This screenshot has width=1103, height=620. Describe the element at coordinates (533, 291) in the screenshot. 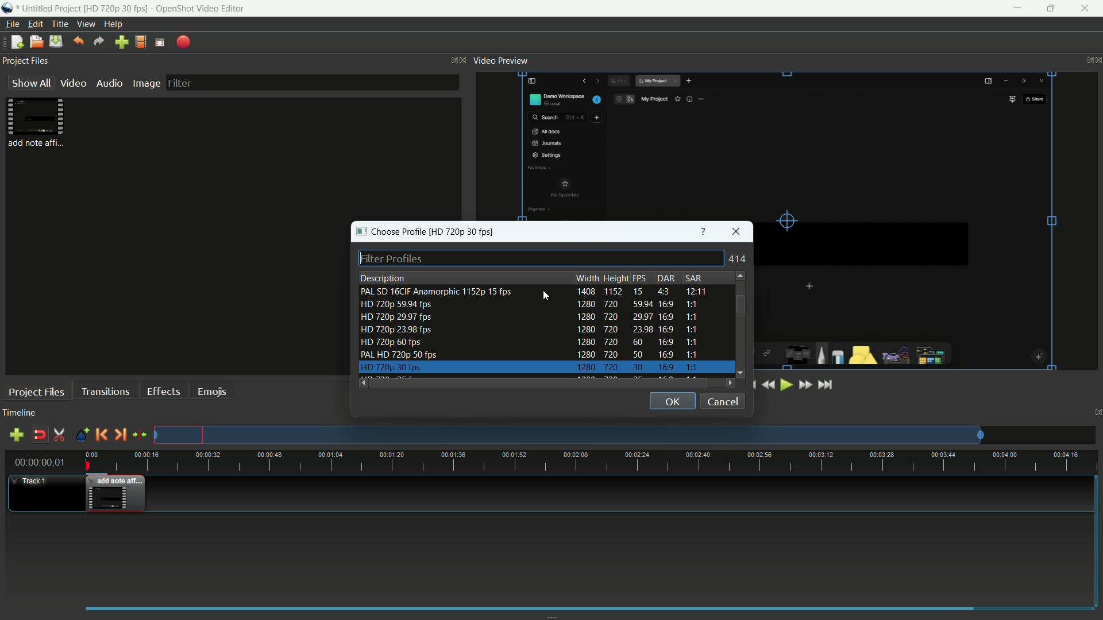

I see `profile-1` at that location.